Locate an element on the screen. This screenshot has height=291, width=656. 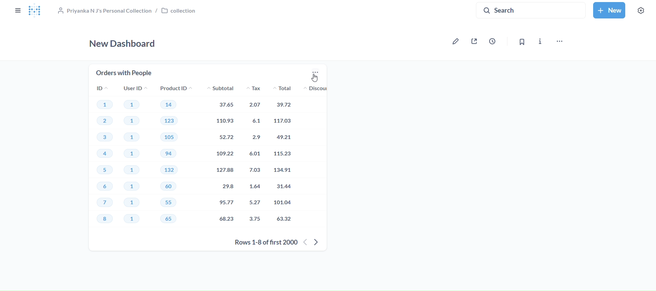
settings is located at coordinates (641, 10).